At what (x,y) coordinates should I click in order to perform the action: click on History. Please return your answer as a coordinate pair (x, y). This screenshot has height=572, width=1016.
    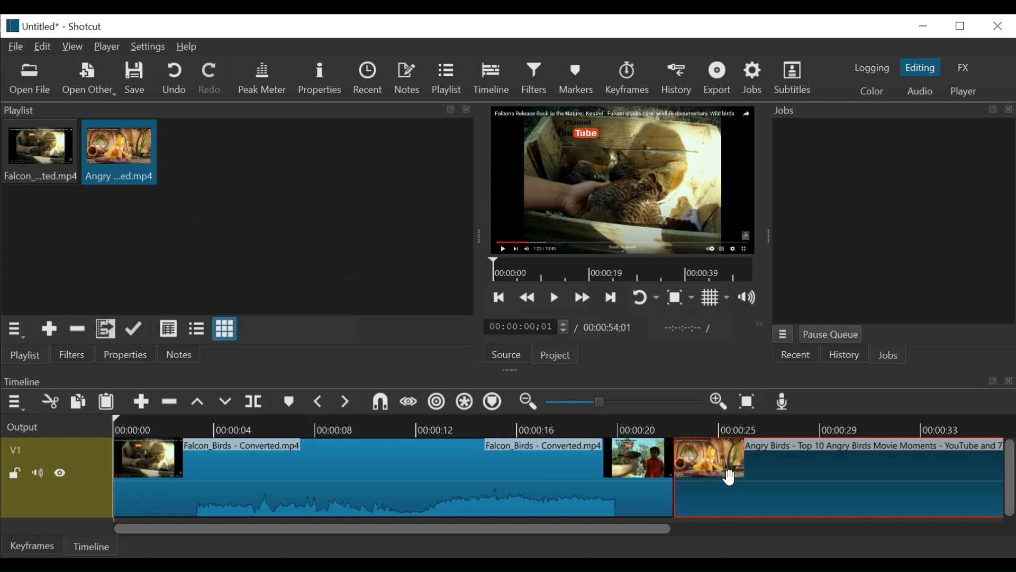
    Looking at the image, I should click on (844, 356).